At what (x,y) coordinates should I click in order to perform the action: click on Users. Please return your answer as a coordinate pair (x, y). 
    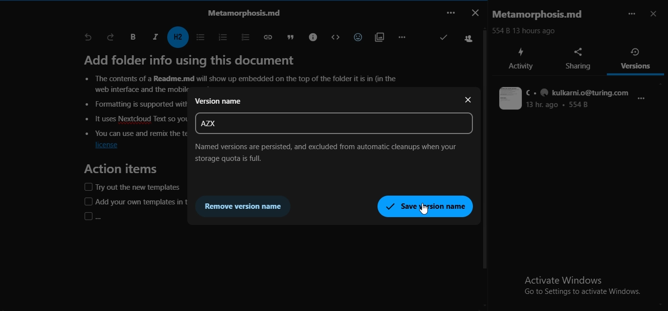
    Looking at the image, I should click on (469, 39).